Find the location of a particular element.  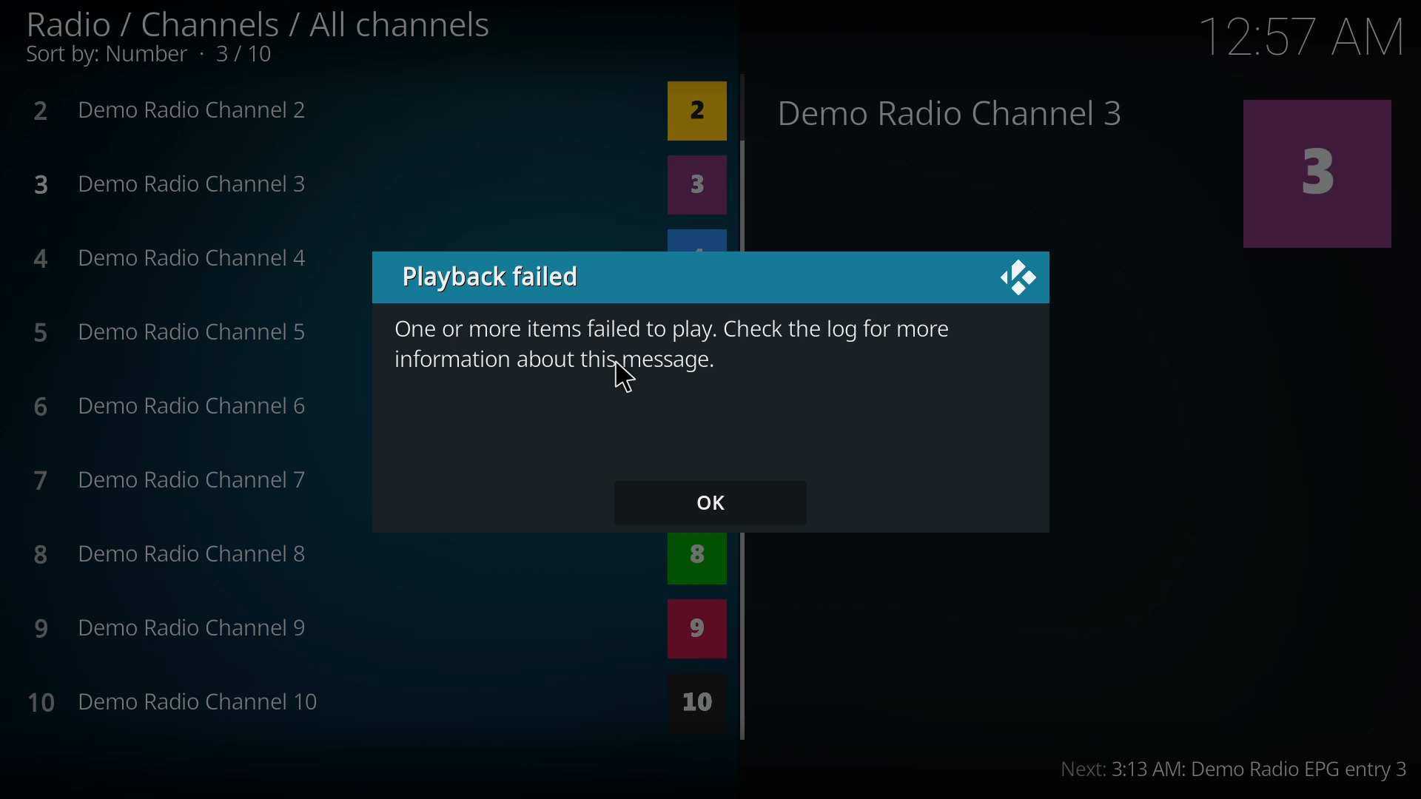

Sort by: Number - 3/10 is located at coordinates (147, 58).